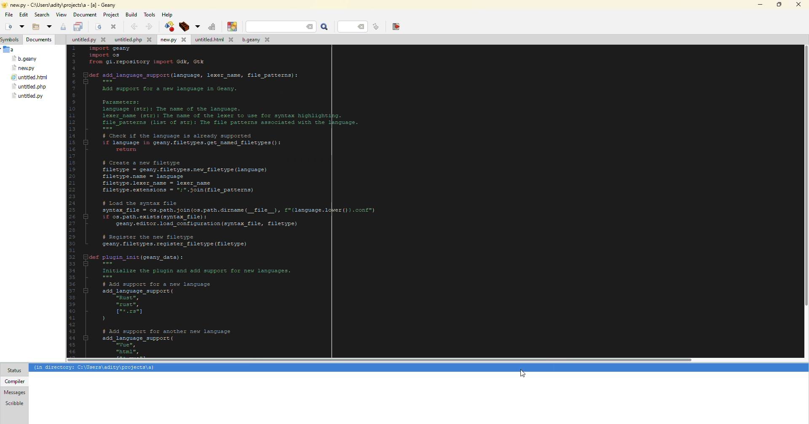 This screenshot has height=424, width=809. Describe the element at coordinates (173, 40) in the screenshot. I see `file` at that location.